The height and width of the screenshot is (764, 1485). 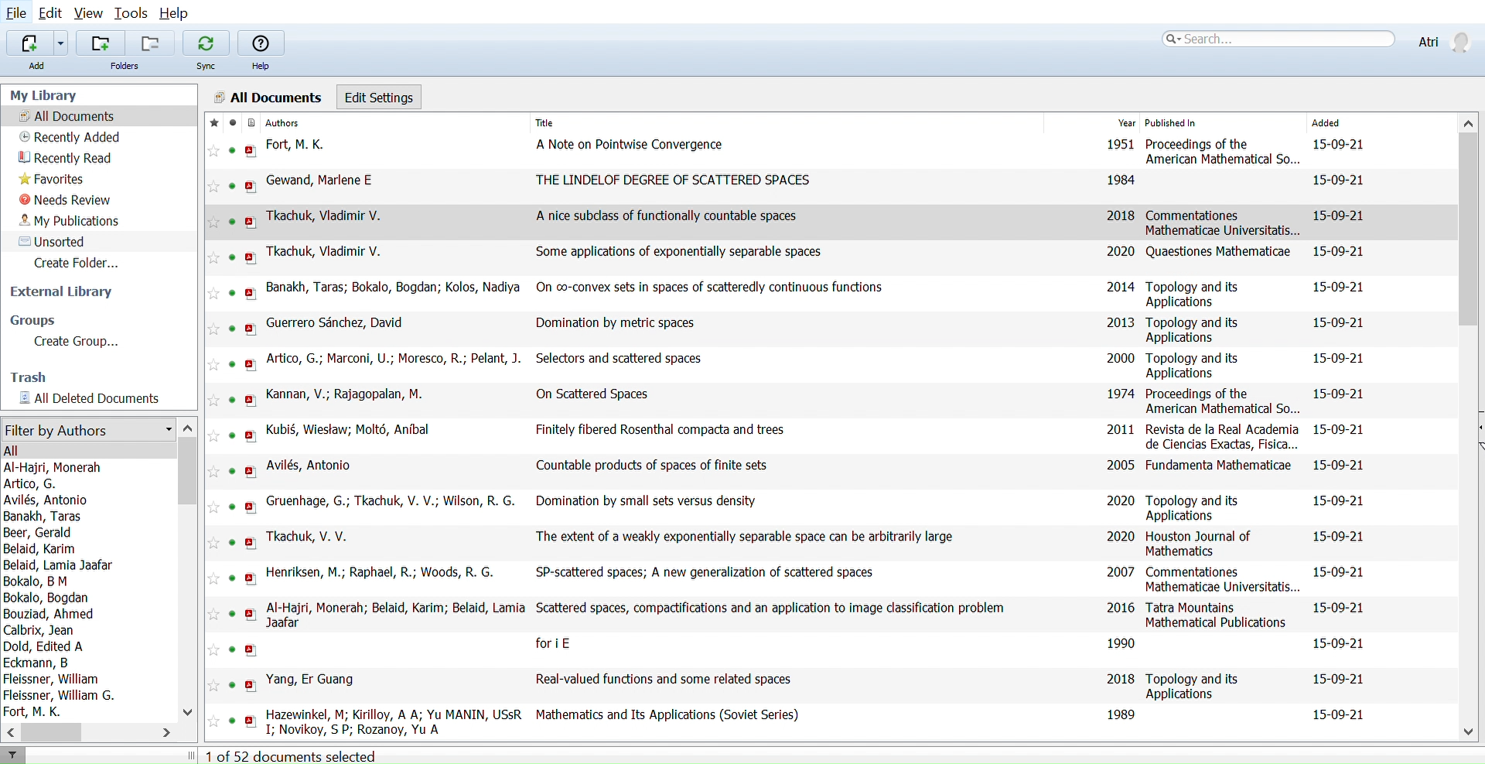 What do you see at coordinates (1336, 321) in the screenshot?
I see `15-09-21` at bounding box center [1336, 321].